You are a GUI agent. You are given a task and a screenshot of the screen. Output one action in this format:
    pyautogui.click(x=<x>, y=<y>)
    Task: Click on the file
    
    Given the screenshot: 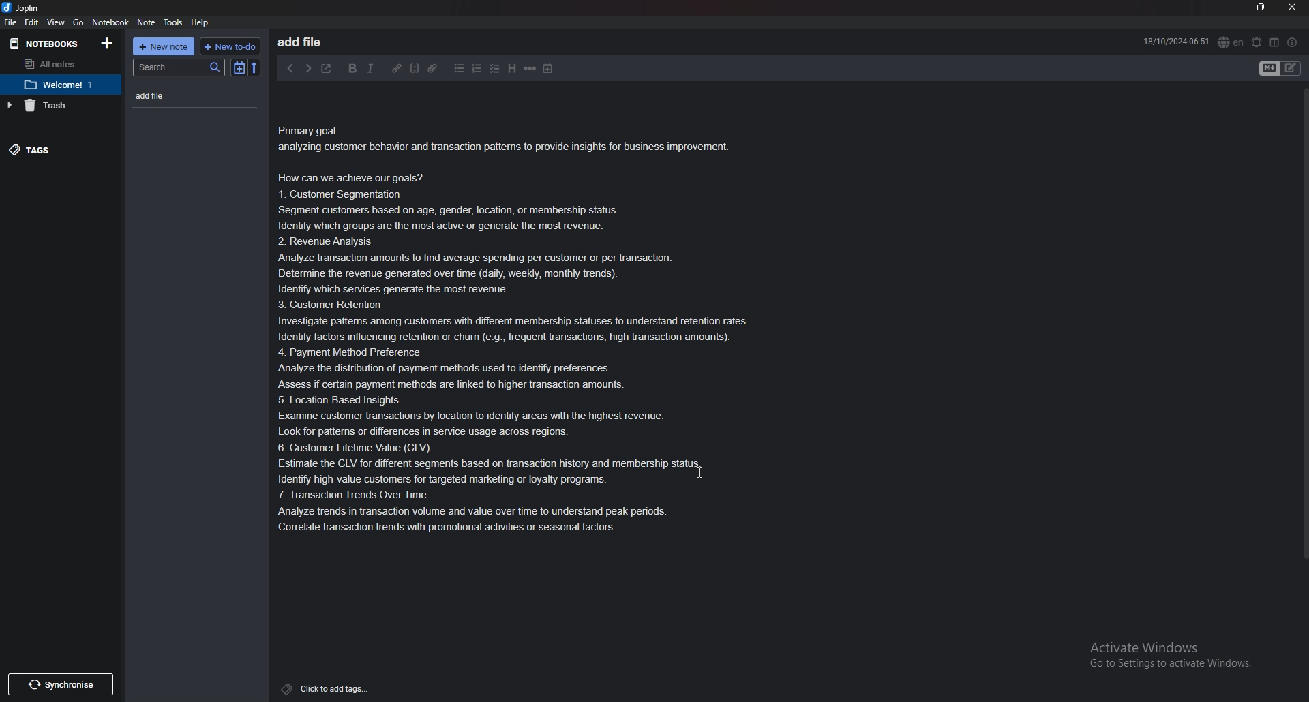 What is the action you would take?
    pyautogui.click(x=11, y=22)
    